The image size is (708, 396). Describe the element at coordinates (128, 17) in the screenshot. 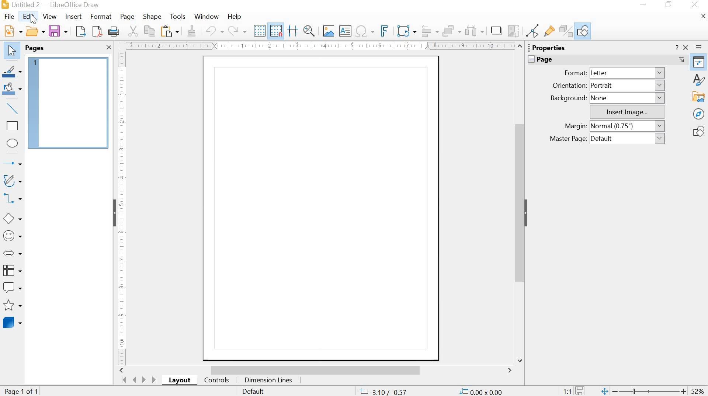

I see `Page` at that location.